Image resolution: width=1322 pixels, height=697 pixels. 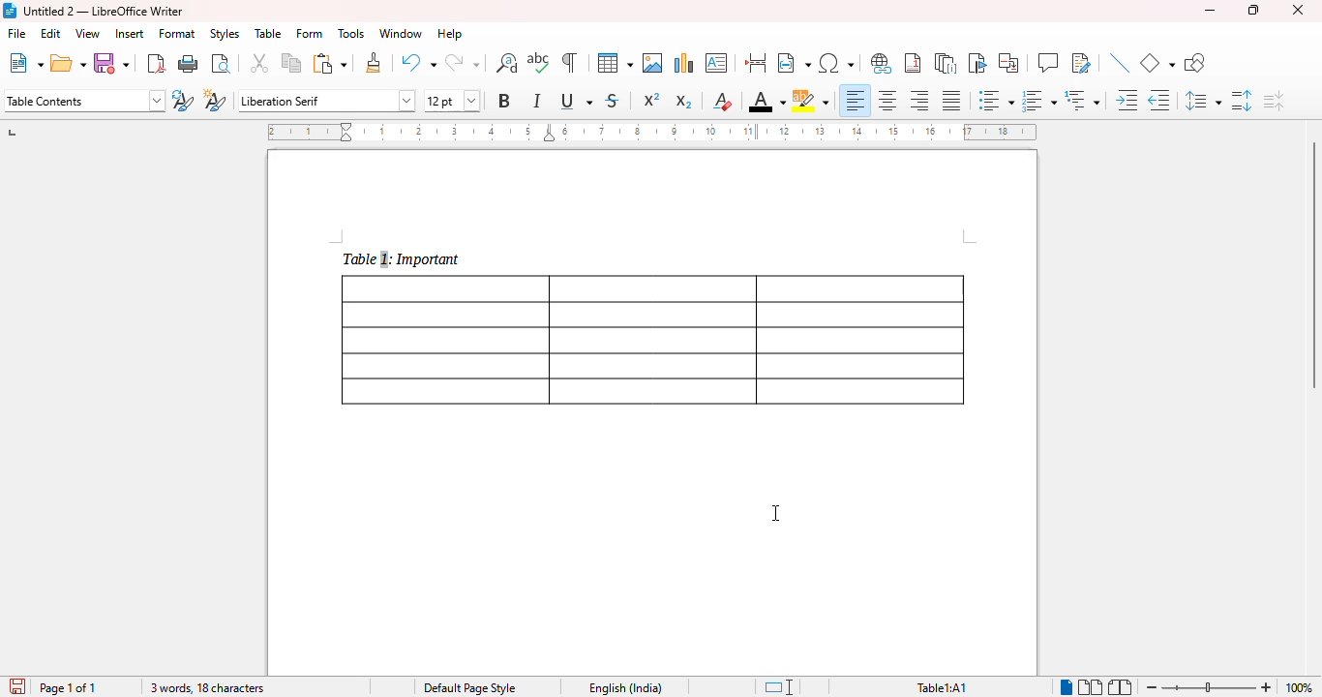 I want to click on zoom in, so click(x=1268, y=687).